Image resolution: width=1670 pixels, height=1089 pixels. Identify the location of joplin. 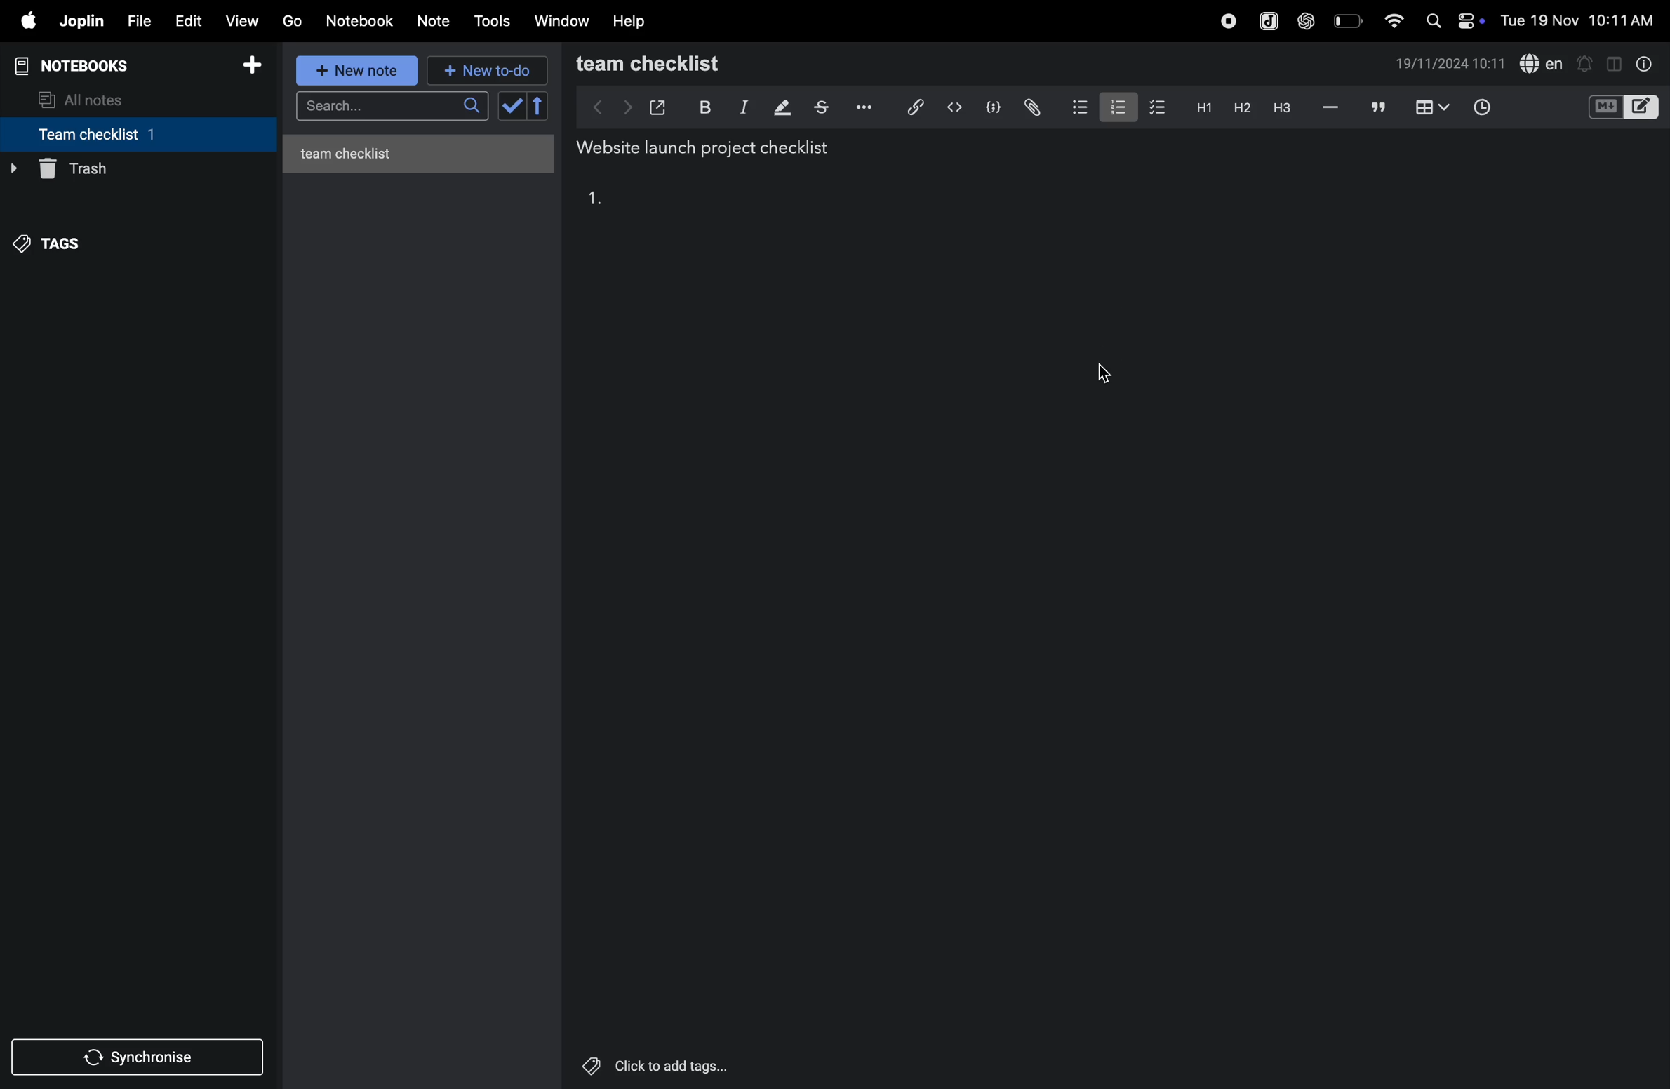
(1264, 19).